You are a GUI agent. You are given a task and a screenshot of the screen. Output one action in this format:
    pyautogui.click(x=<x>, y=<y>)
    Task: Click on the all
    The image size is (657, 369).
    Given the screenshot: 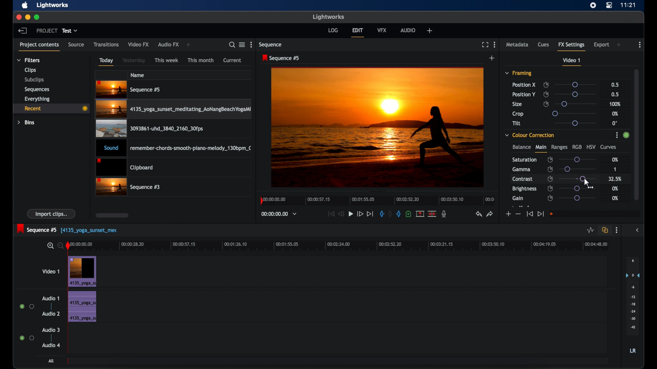 What is the action you would take?
    pyautogui.click(x=52, y=361)
    